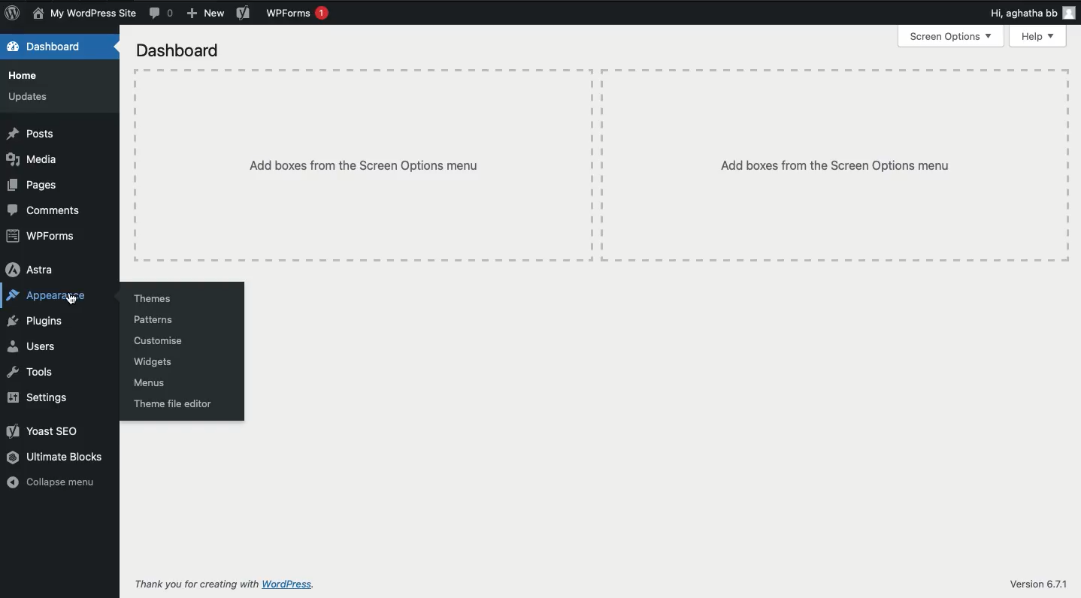 This screenshot has height=598, width=1081. What do you see at coordinates (156, 362) in the screenshot?
I see `Widgets` at bounding box center [156, 362].